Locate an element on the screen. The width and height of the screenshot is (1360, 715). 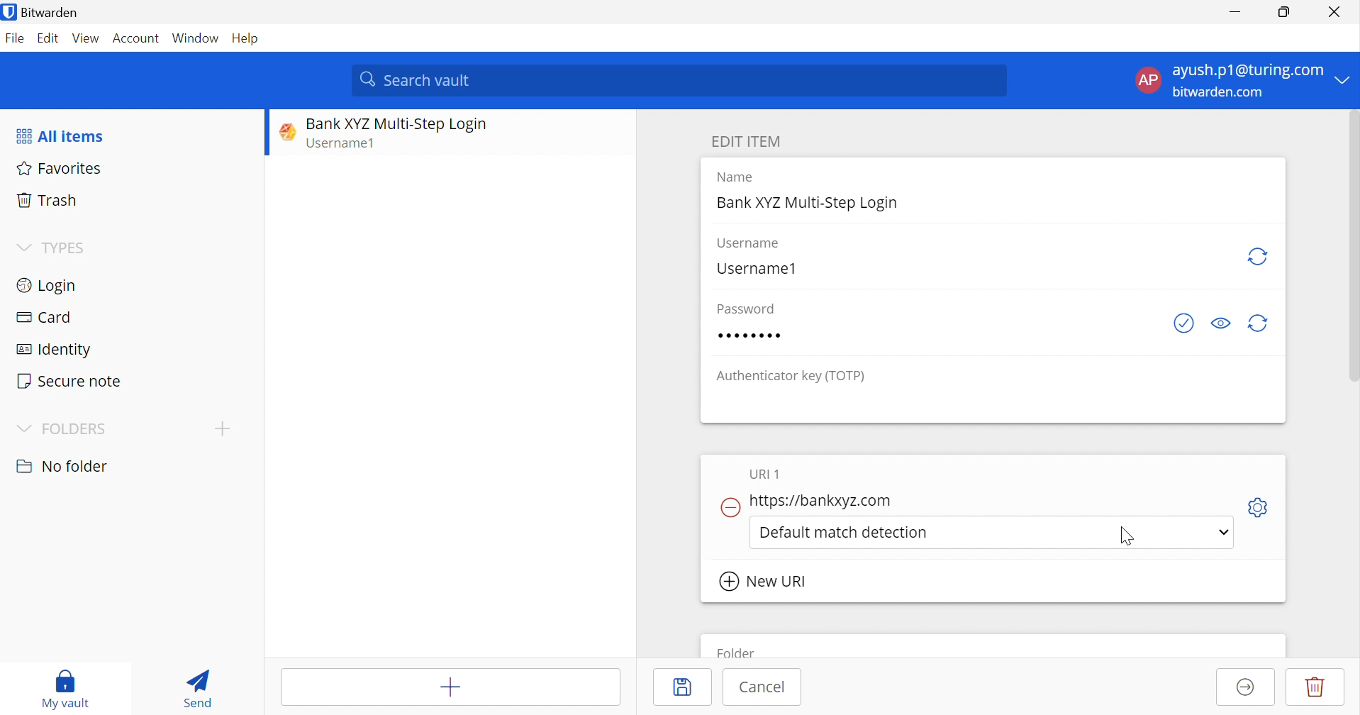
FOLDERS is located at coordinates (75, 429).